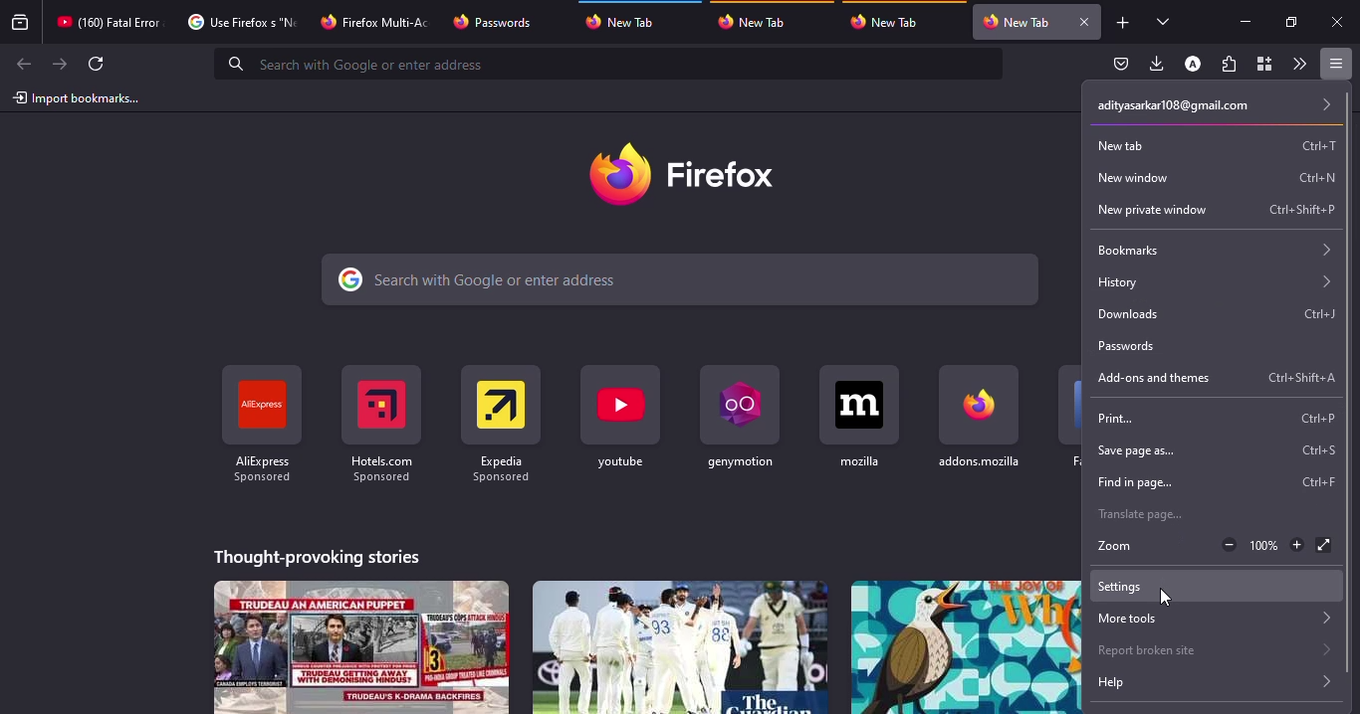  What do you see at coordinates (60, 64) in the screenshot?
I see `forward` at bounding box center [60, 64].